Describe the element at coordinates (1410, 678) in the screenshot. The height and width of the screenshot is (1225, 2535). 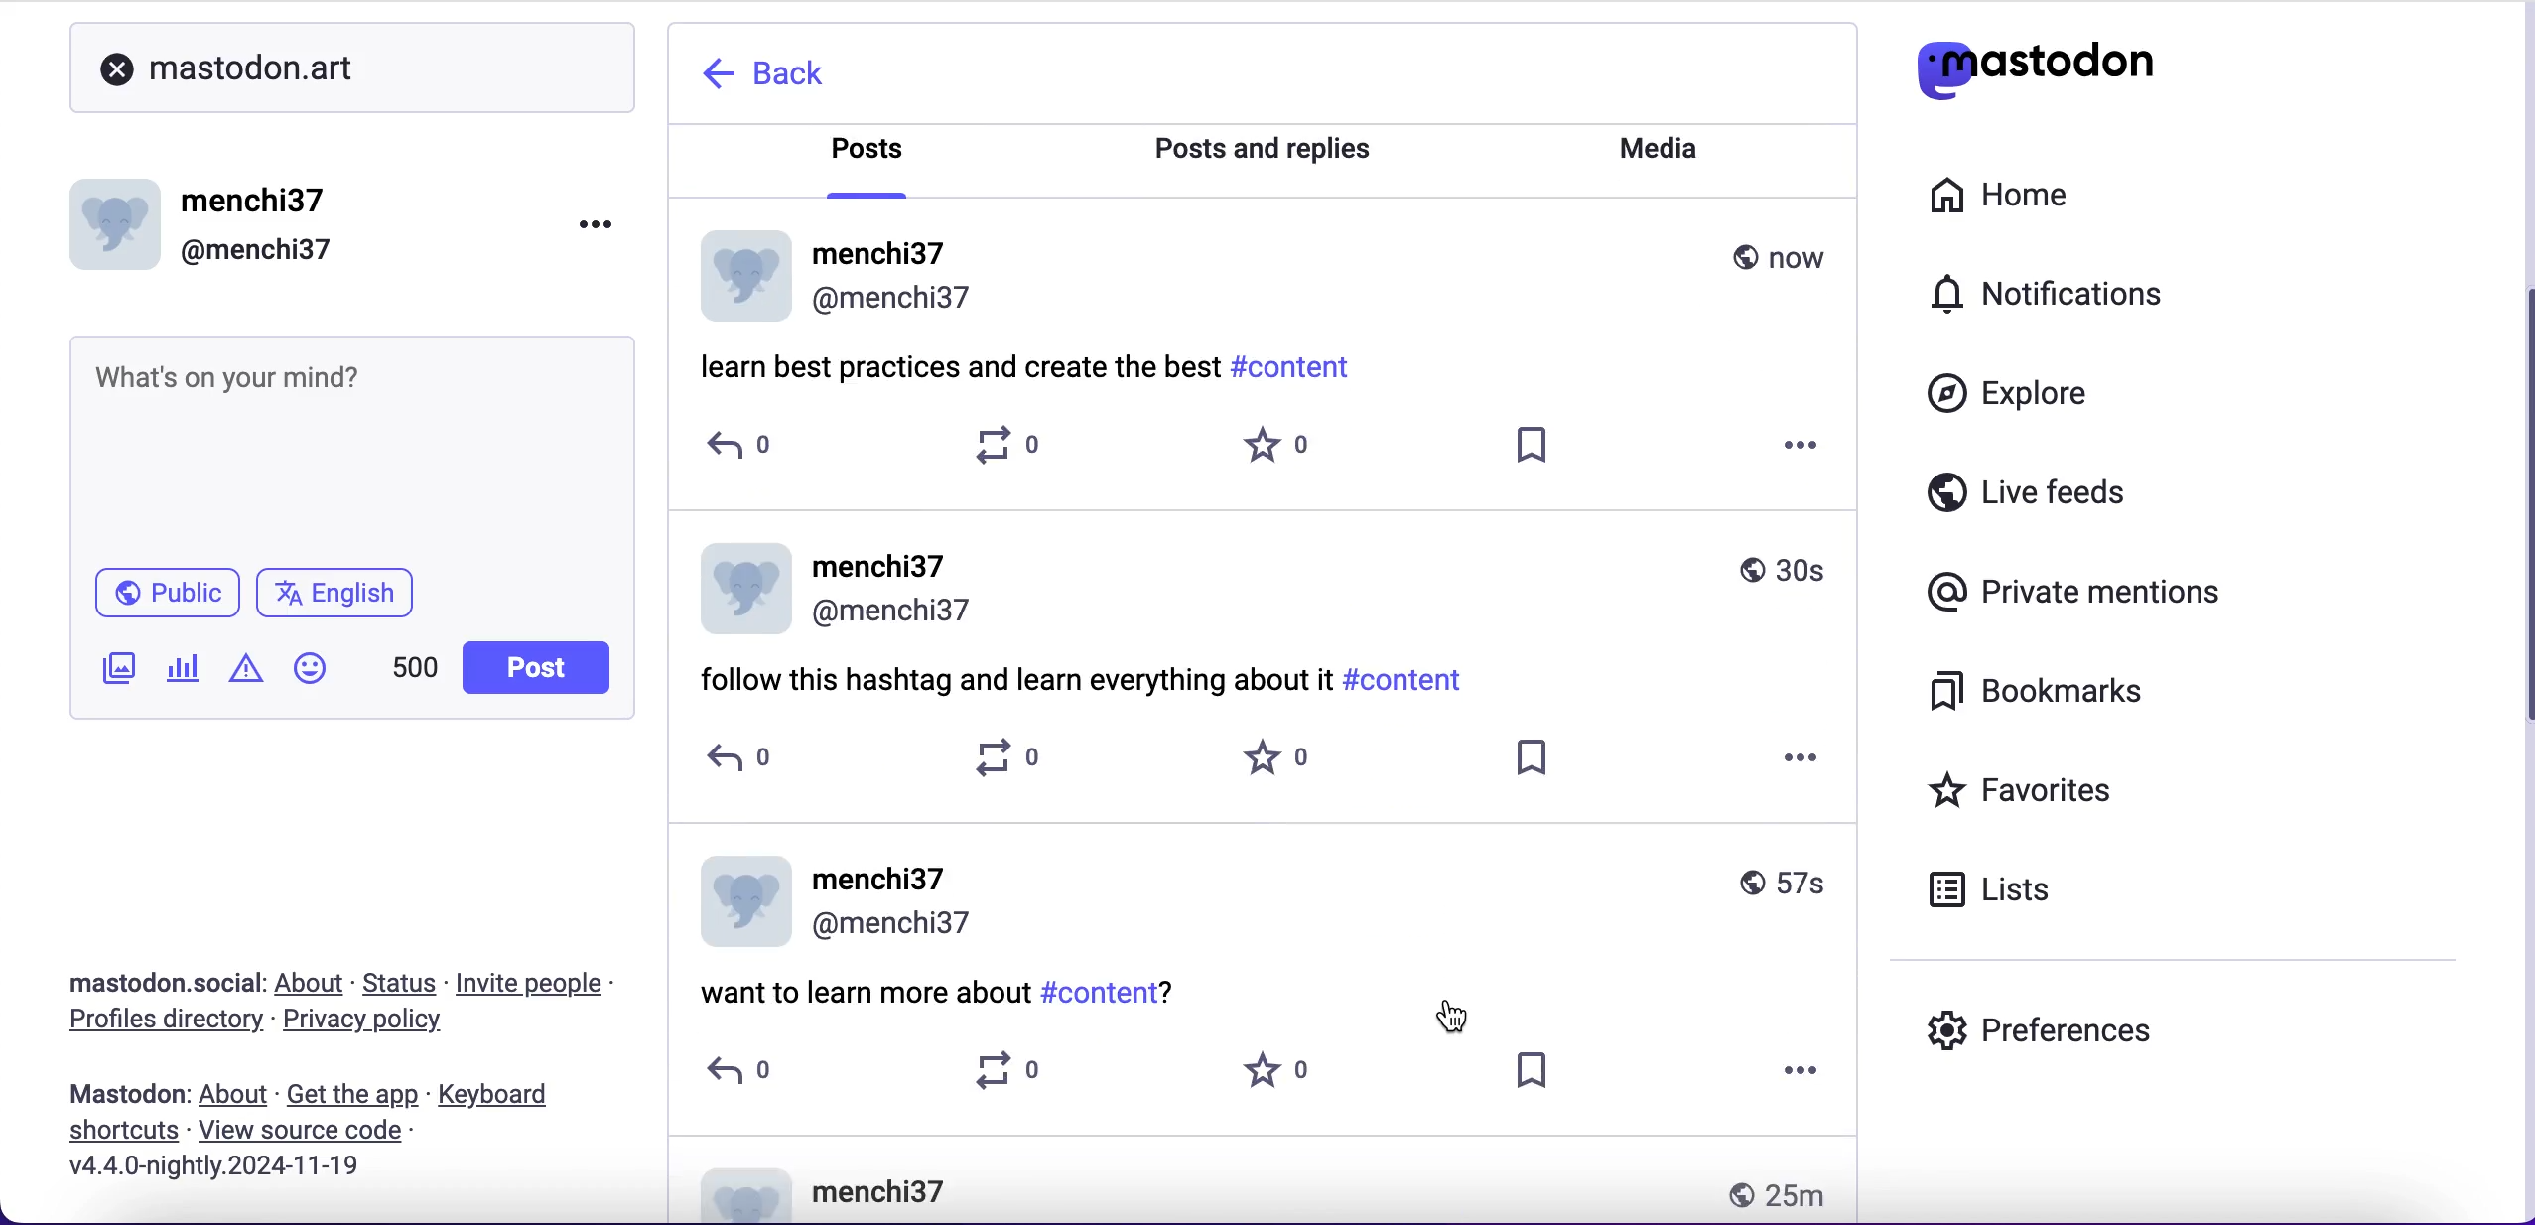
I see `#content` at that location.